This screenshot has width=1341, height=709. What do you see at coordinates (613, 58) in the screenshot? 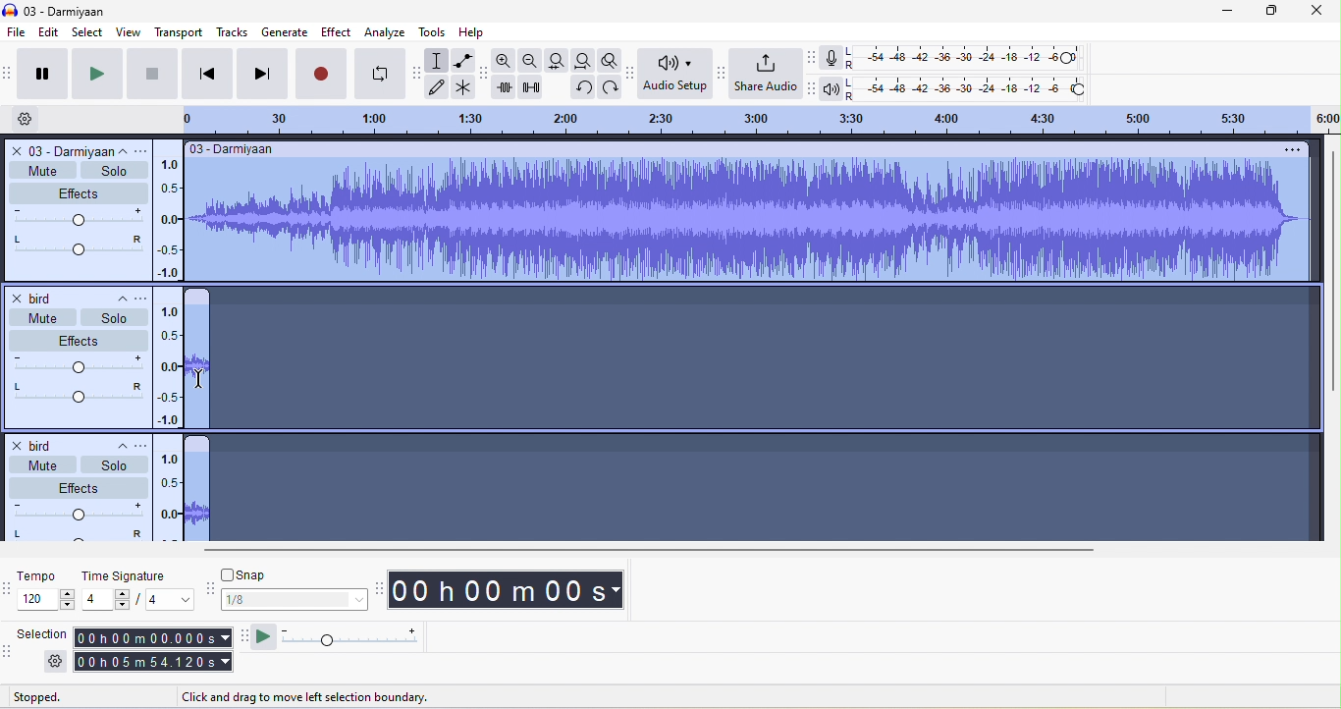
I see `zoom toggle` at bounding box center [613, 58].